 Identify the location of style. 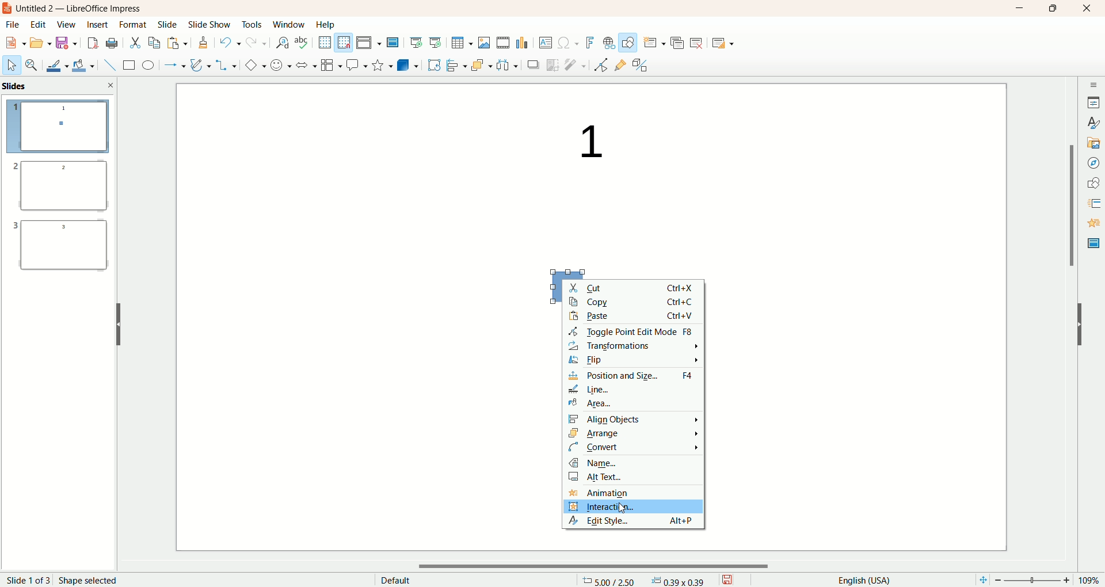
(1092, 123).